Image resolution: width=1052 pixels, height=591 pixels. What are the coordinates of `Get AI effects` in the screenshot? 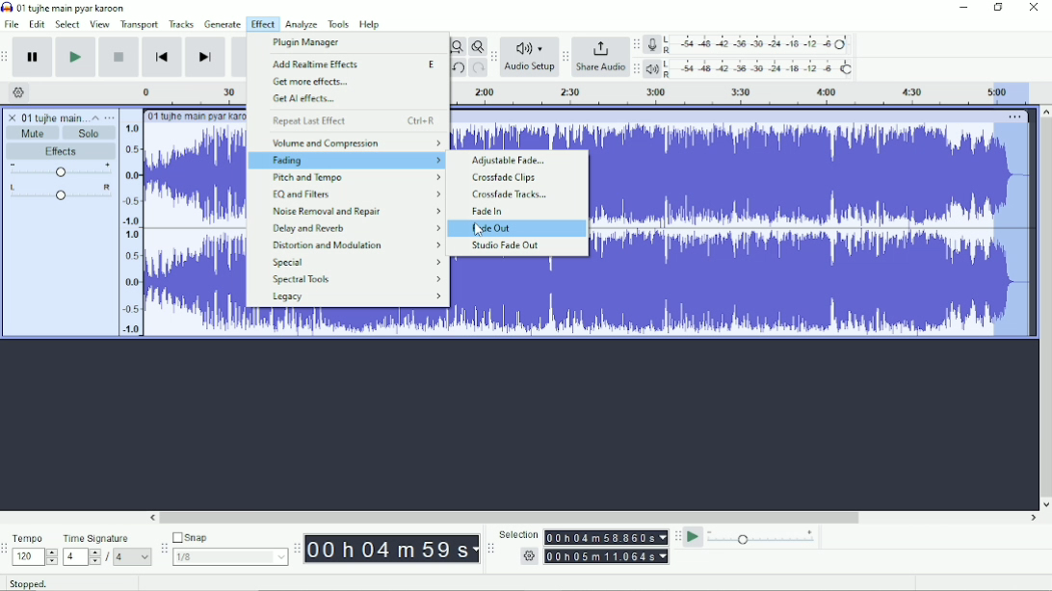 It's located at (308, 98).